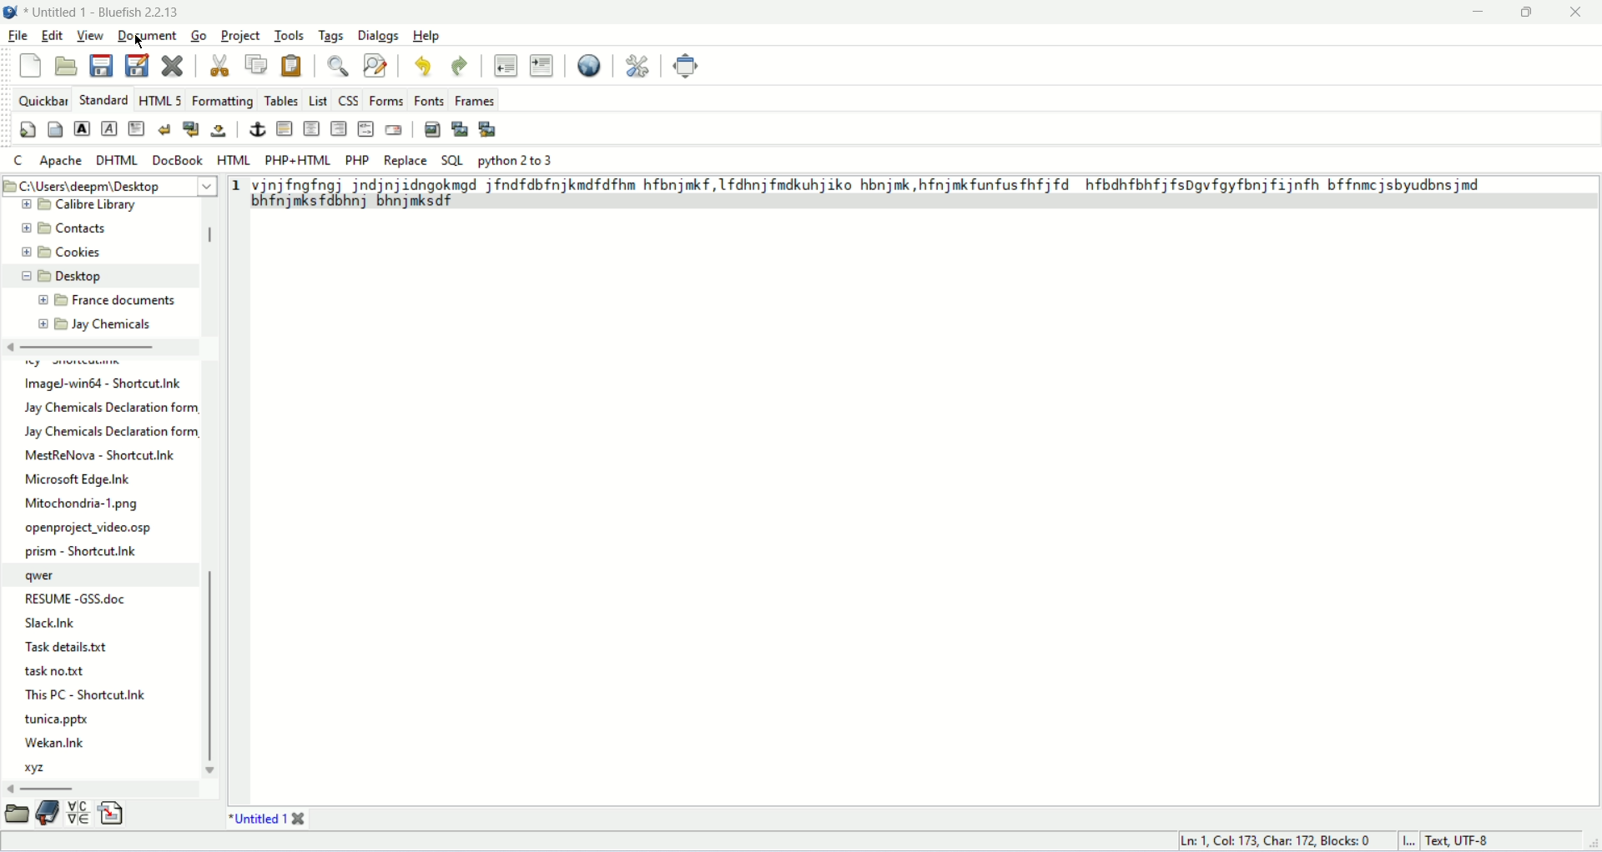 The height and width of the screenshot is (852, 1602). I want to click on break, so click(164, 129).